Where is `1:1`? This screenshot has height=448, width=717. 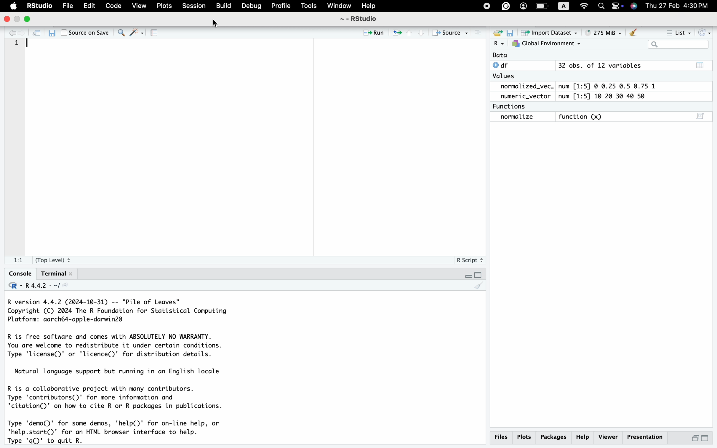
1:1 is located at coordinates (19, 260).